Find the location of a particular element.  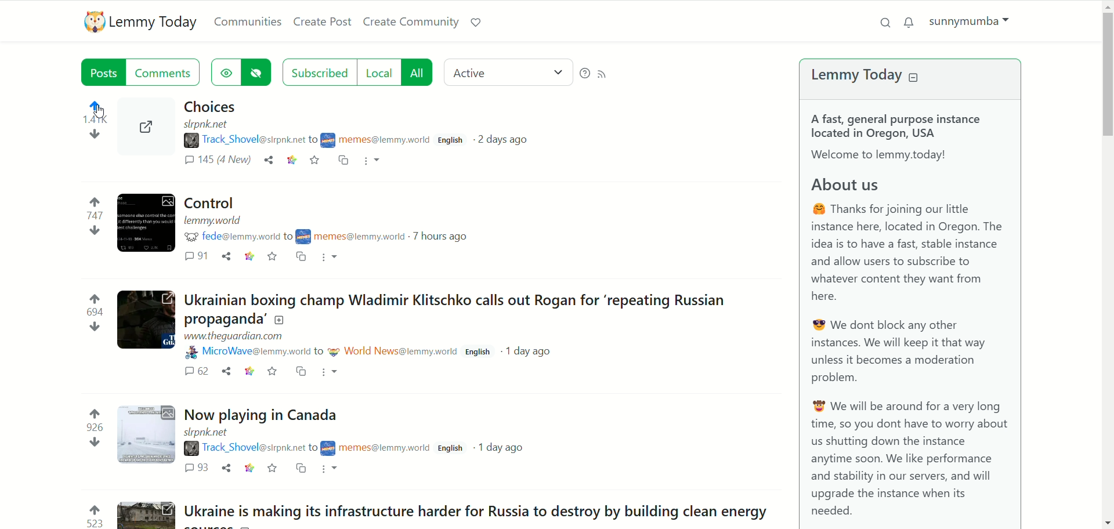

URL is located at coordinates (240, 336).